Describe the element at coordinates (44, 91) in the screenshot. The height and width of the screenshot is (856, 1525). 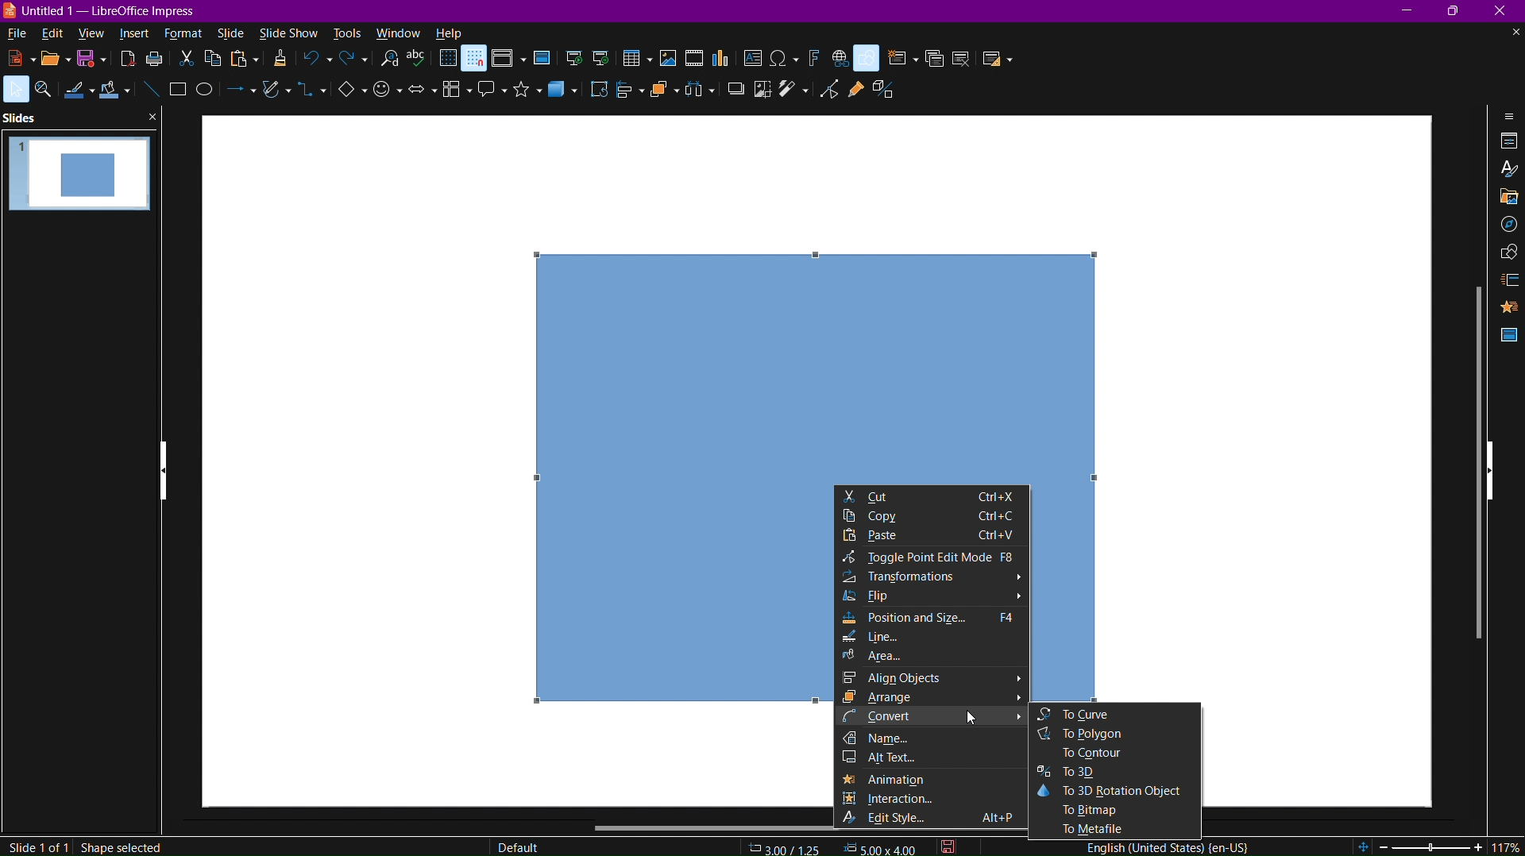
I see `Zoom` at that location.